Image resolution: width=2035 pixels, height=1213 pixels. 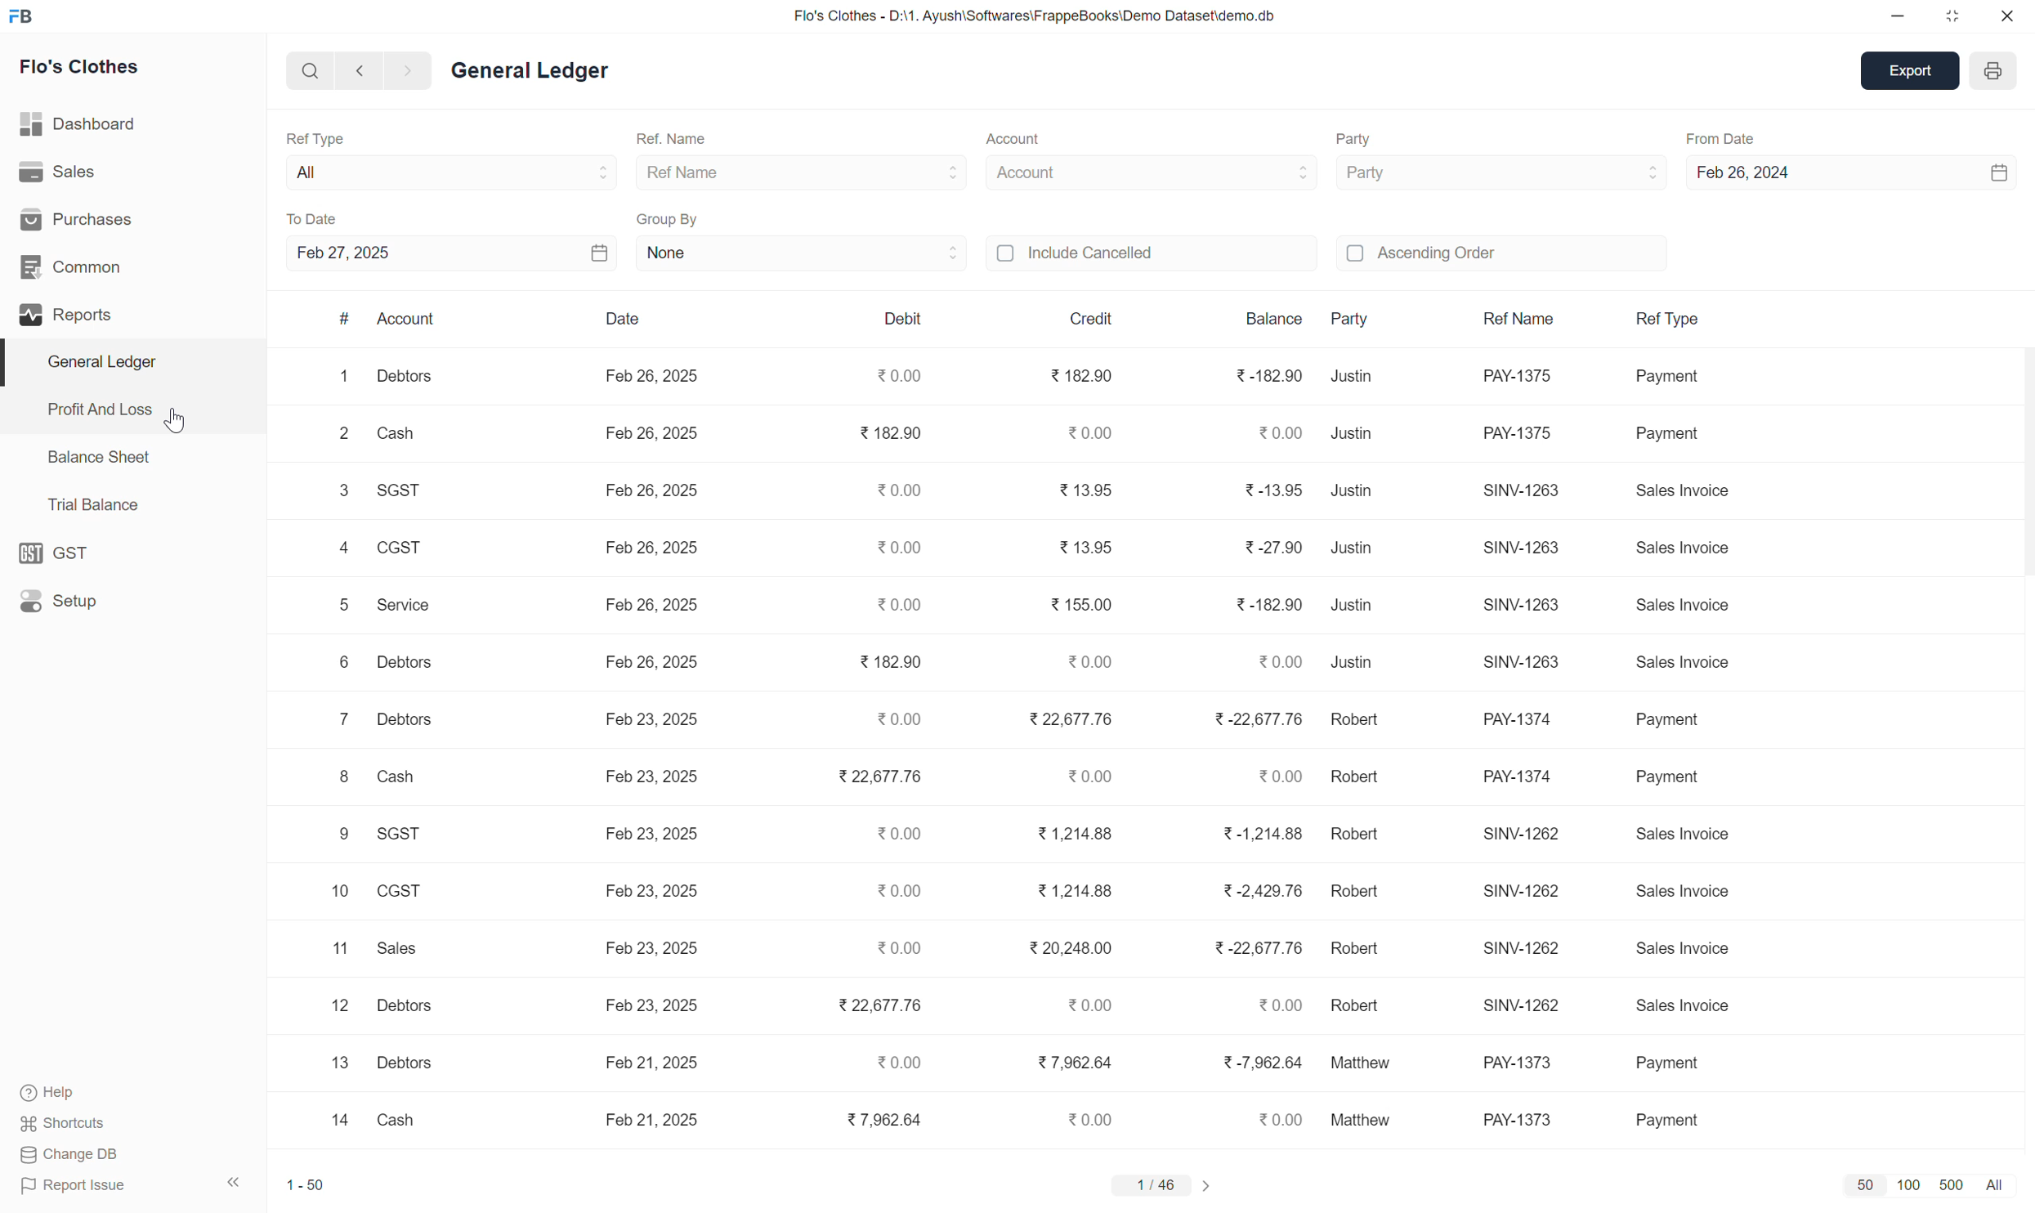 What do you see at coordinates (2010, 1188) in the screenshot?
I see `All` at bounding box center [2010, 1188].